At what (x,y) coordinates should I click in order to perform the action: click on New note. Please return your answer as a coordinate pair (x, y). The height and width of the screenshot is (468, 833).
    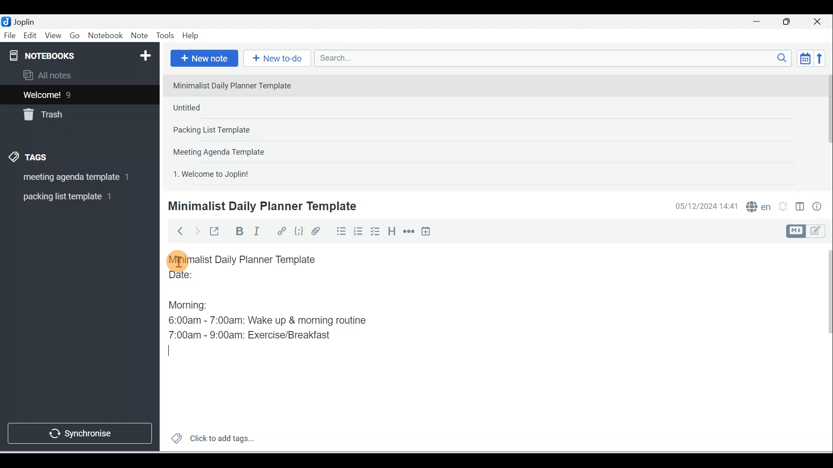
    Looking at the image, I should click on (203, 59).